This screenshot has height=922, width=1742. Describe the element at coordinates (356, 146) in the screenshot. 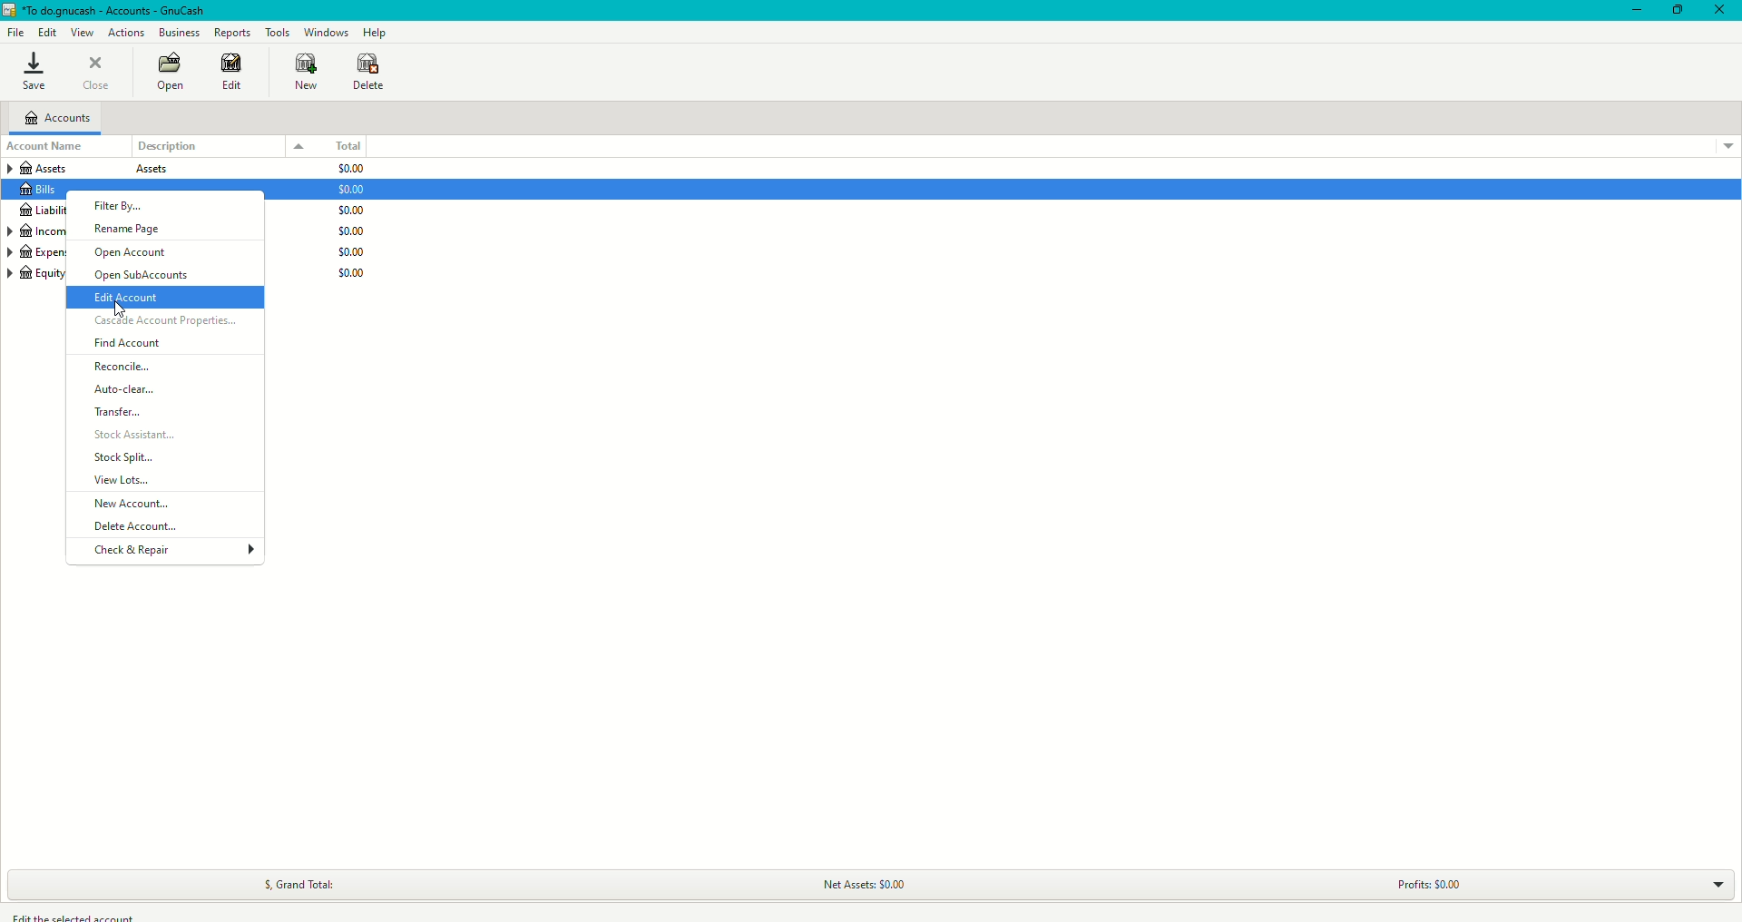

I see `Total` at that location.